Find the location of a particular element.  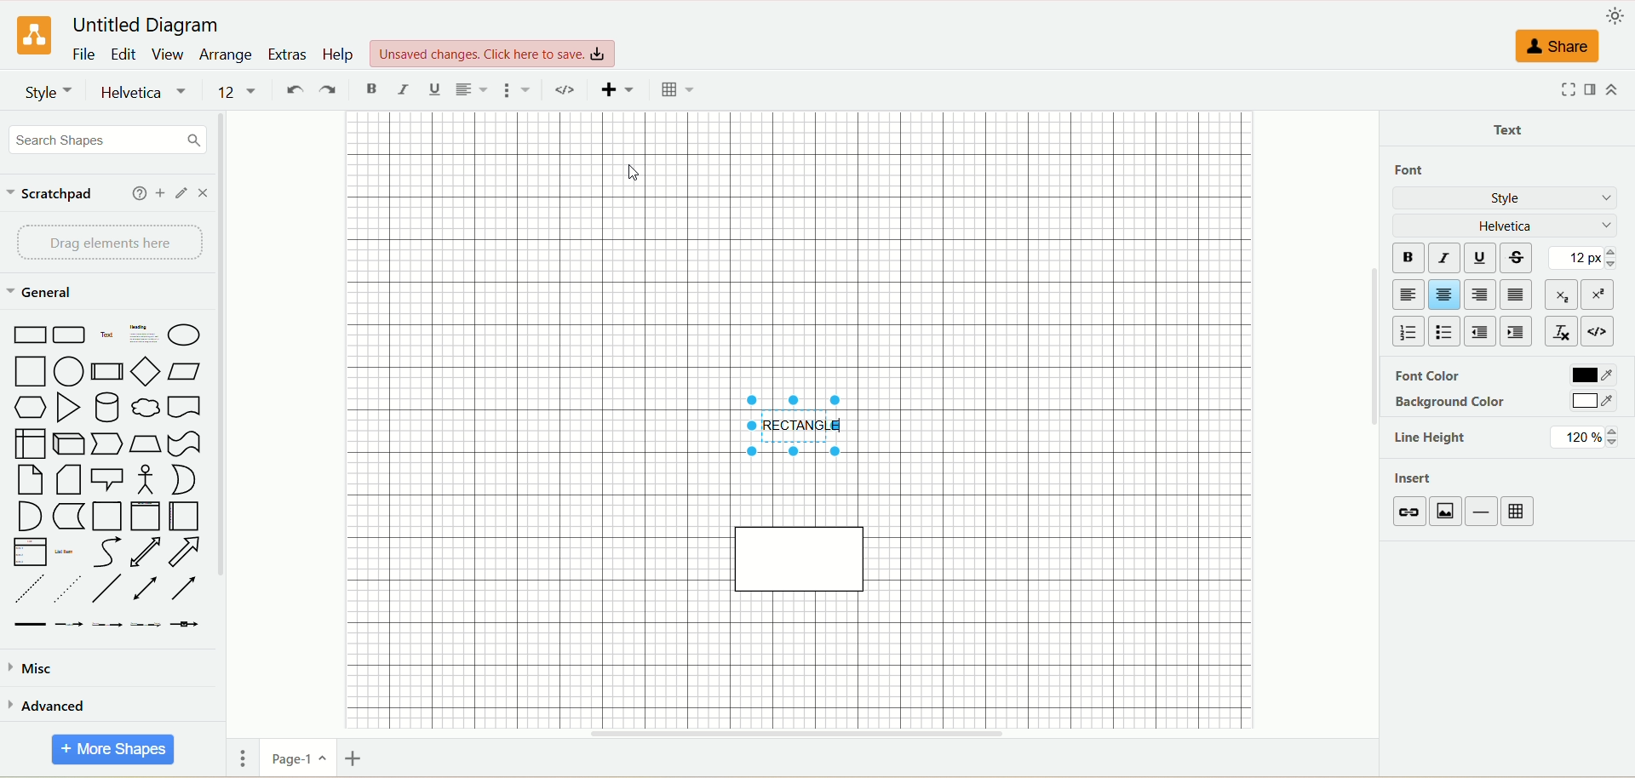

search shapes is located at coordinates (112, 142).